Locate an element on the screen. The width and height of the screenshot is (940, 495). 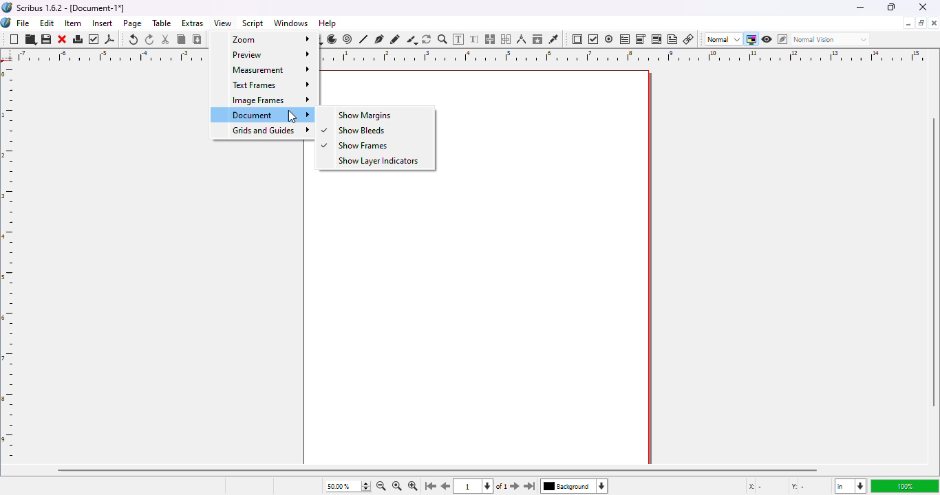
go to the previous pagr is located at coordinates (447, 487).